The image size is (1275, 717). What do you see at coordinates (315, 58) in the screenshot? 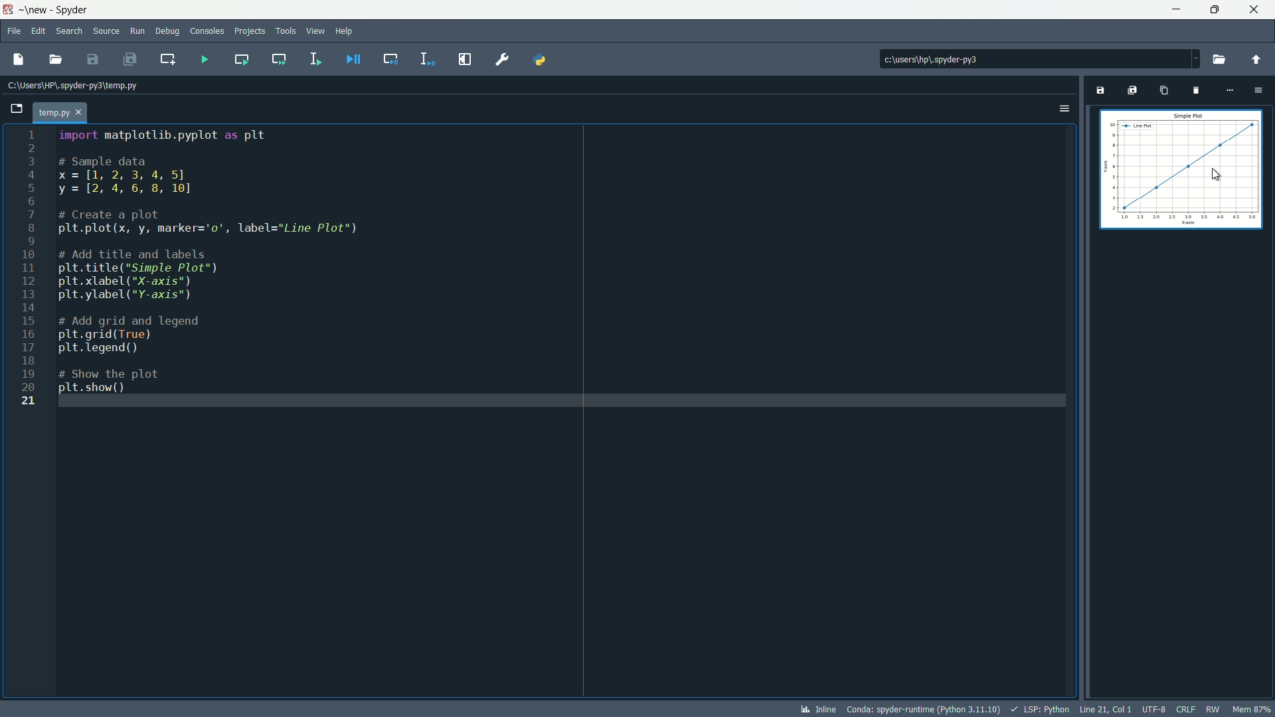
I see `run selection or current line` at bounding box center [315, 58].